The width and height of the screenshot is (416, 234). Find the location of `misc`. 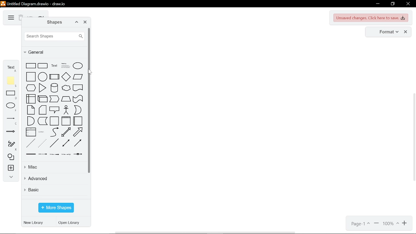

misc is located at coordinates (53, 167).